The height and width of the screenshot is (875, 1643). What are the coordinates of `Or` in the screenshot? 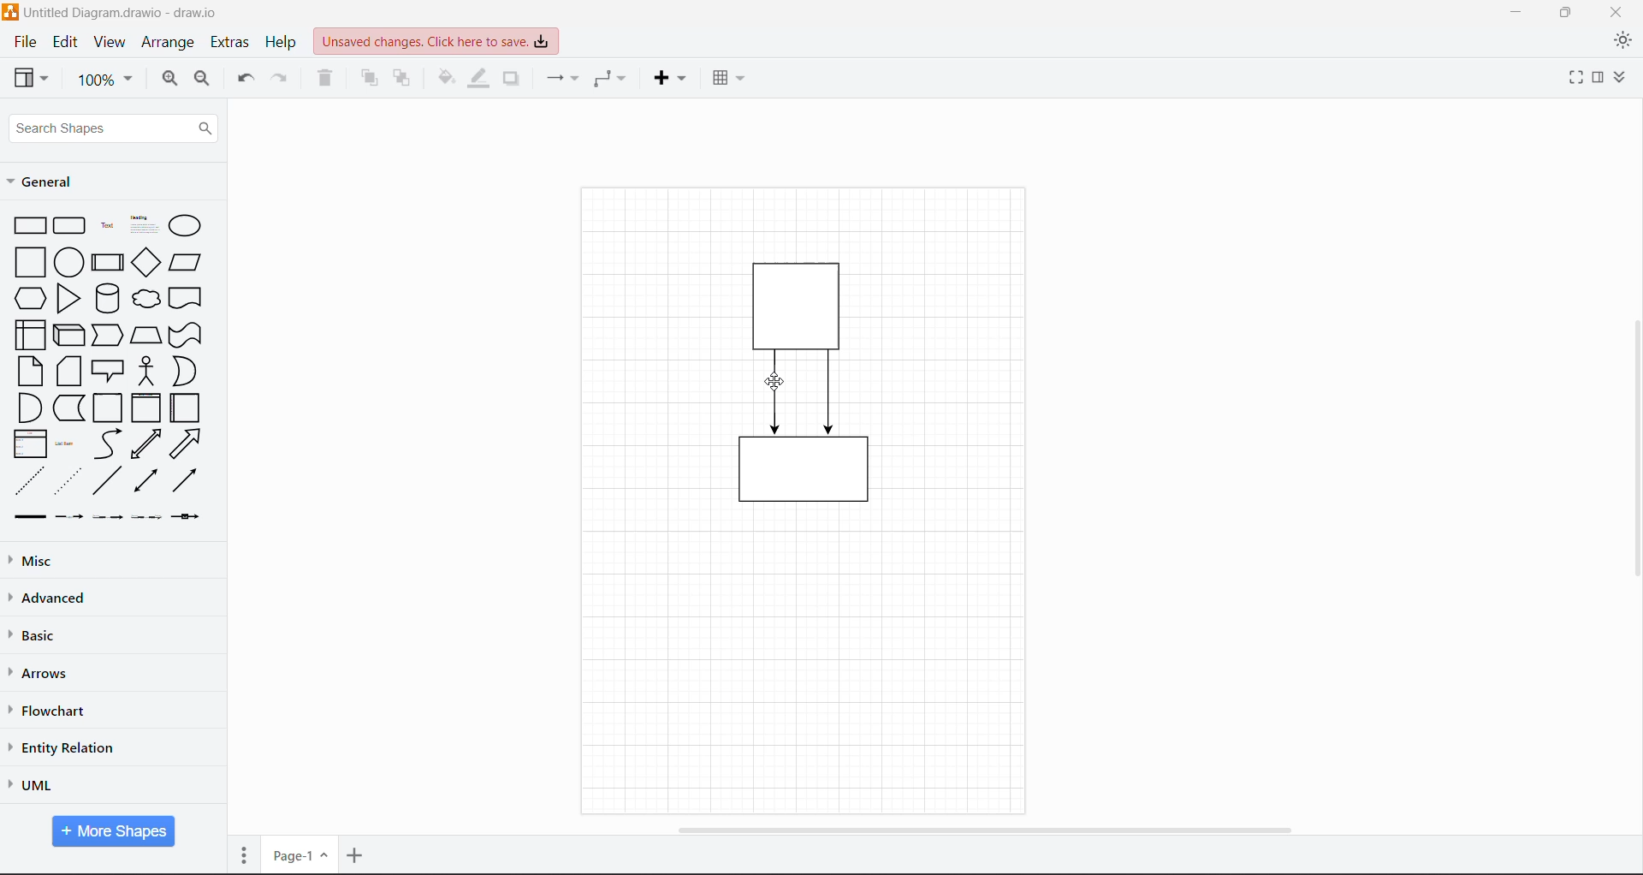 It's located at (183, 371).